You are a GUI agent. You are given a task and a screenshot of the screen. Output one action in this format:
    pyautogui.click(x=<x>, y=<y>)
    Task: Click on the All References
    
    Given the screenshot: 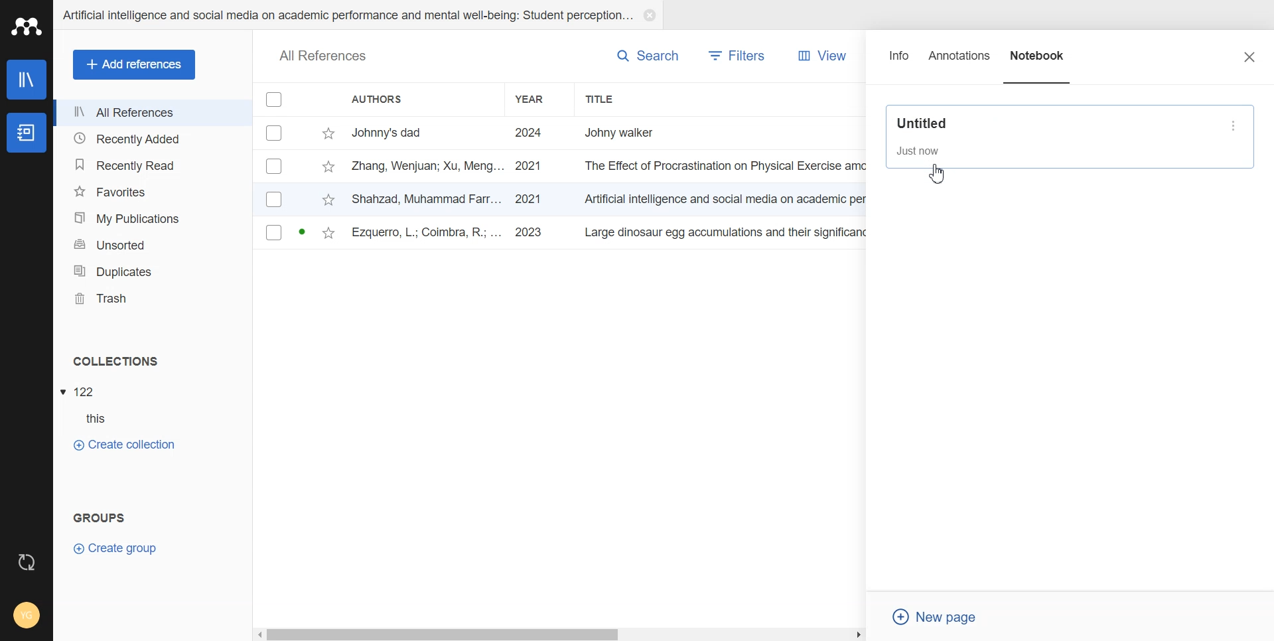 What is the action you would take?
    pyautogui.click(x=153, y=113)
    